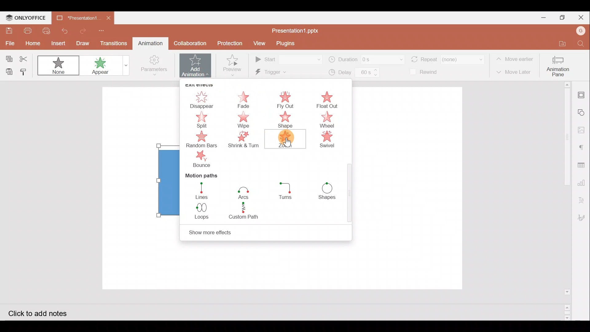  I want to click on File, so click(9, 43).